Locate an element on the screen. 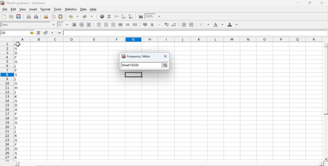 Image resolution: width=328 pixels, height=166 pixels. format is located at coordinates (46, 9).